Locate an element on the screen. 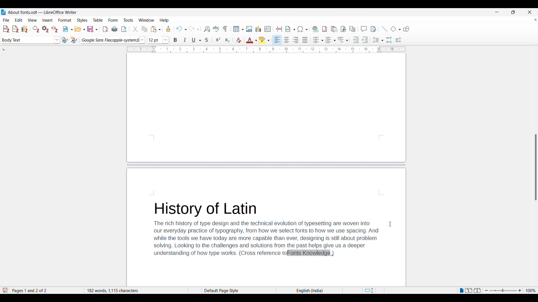 Image resolution: width=538 pixels, height=302 pixels. Outline format options is located at coordinates (343, 40).